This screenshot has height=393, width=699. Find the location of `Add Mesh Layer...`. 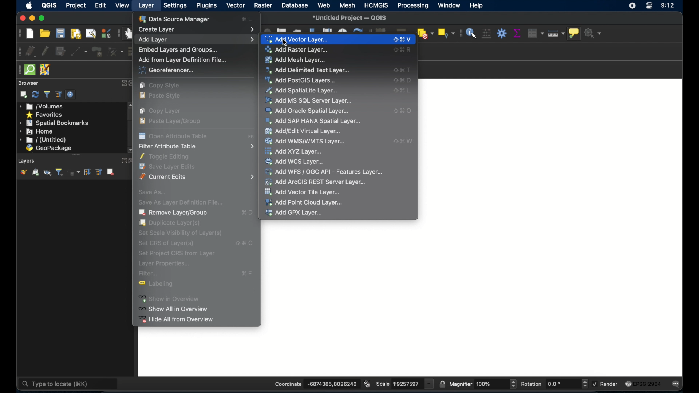

Add Mesh Layer... is located at coordinates (338, 61).